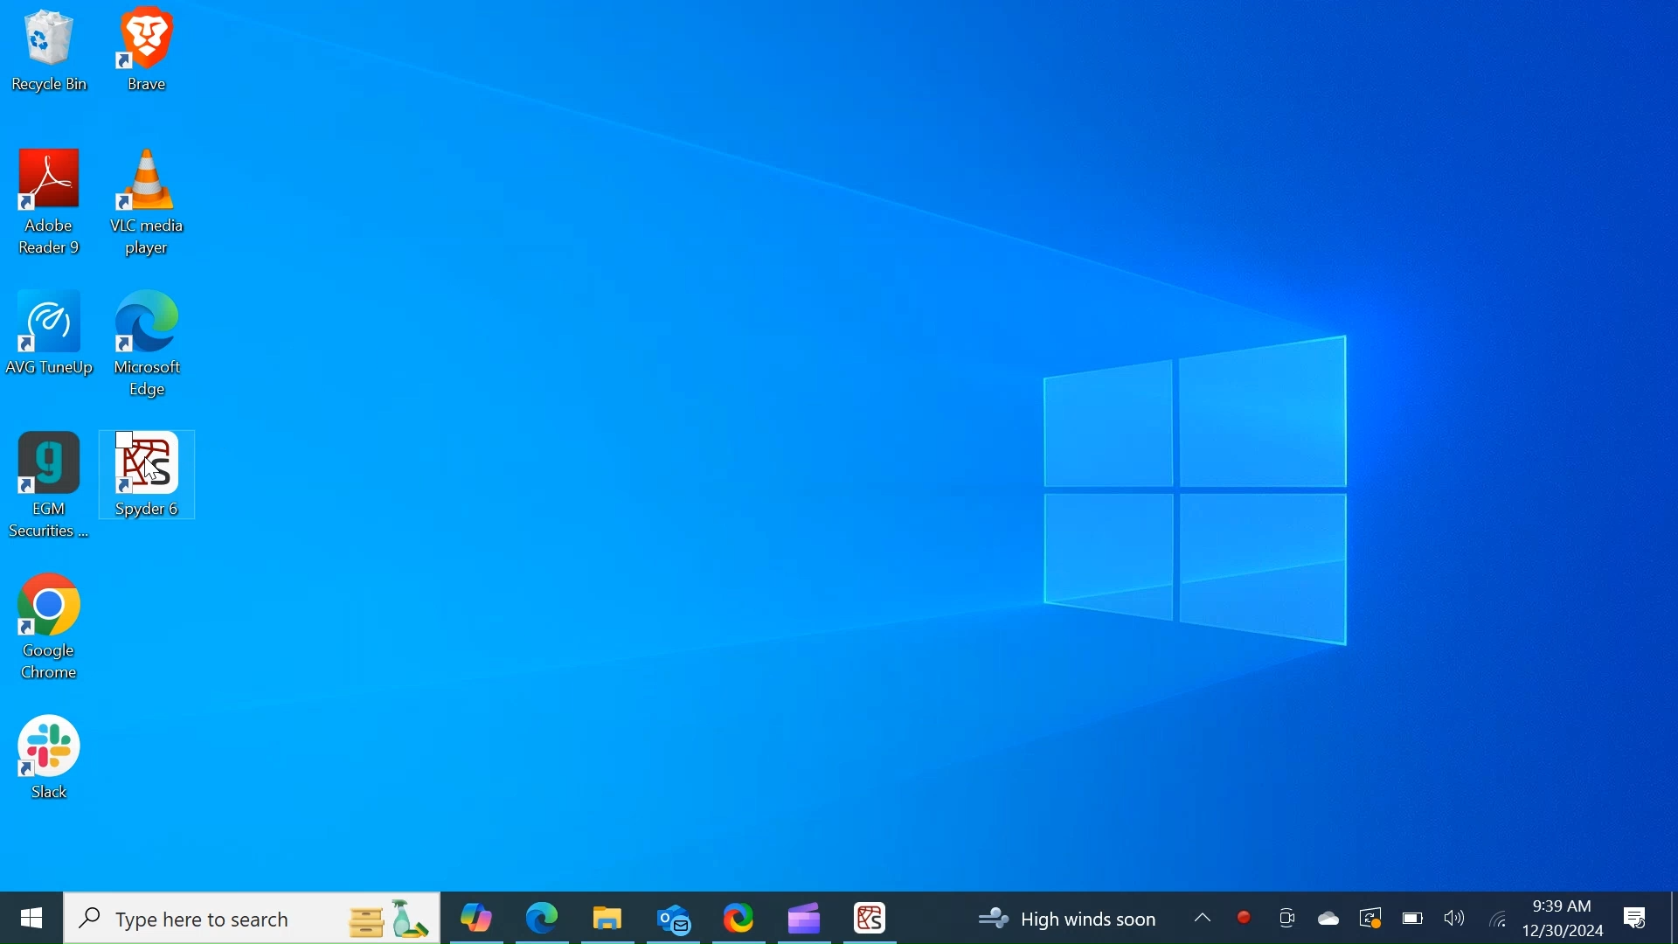 The height and width of the screenshot is (944, 1678). Describe the element at coordinates (149, 205) in the screenshot. I see `VLC Media Desktop Icon` at that location.